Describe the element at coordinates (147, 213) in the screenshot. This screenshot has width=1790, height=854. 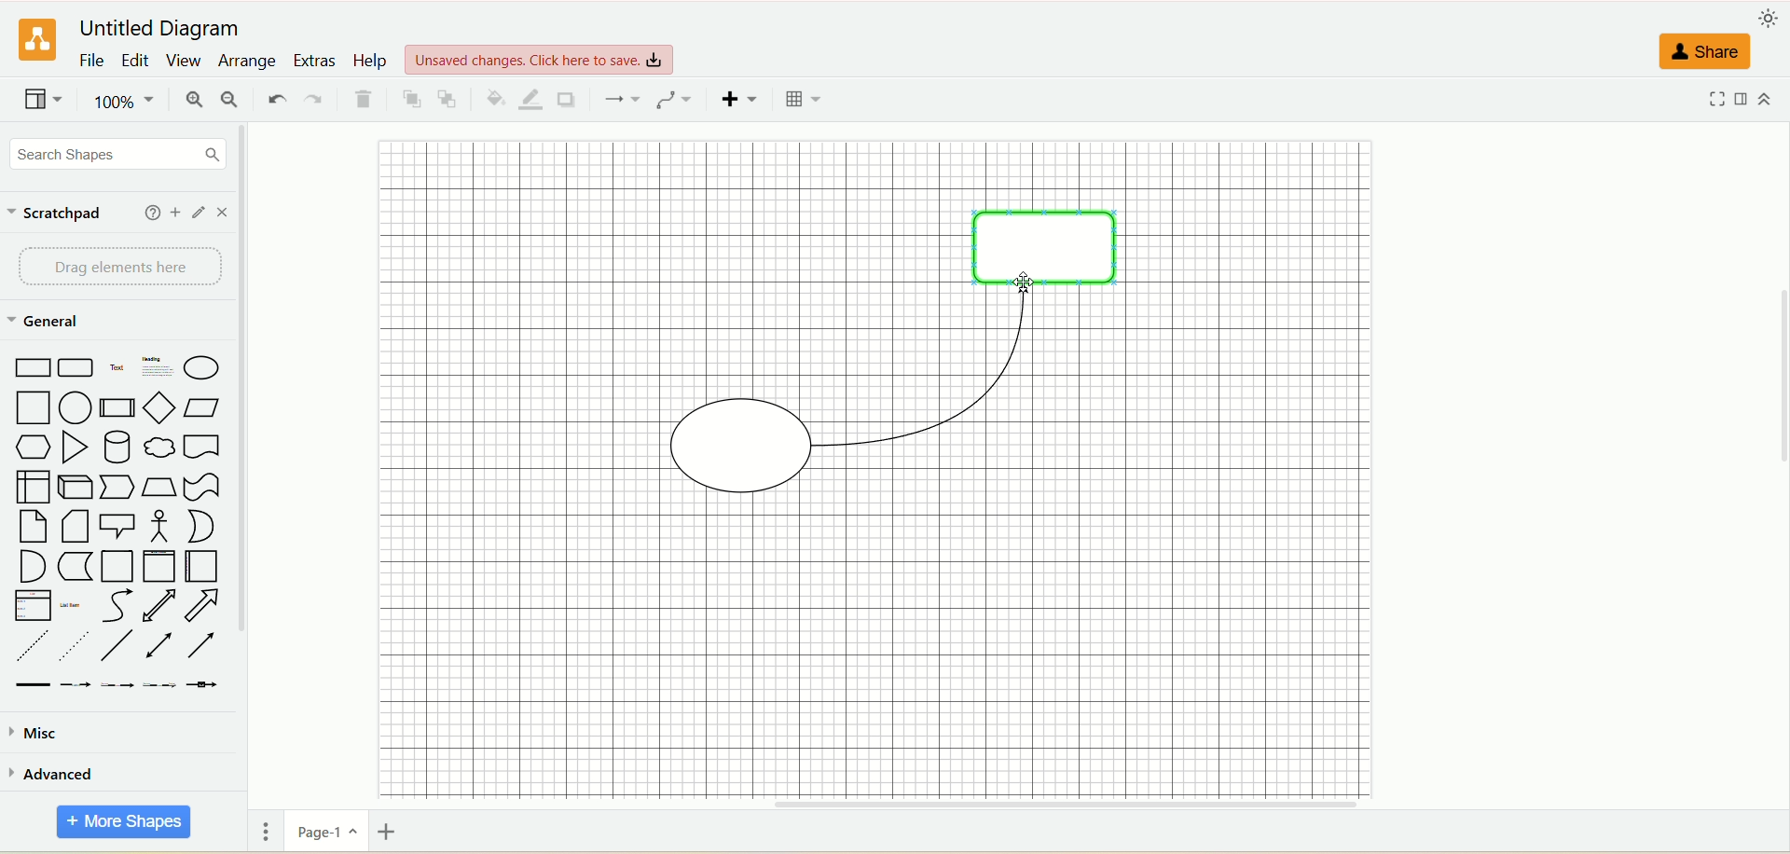
I see `help` at that location.